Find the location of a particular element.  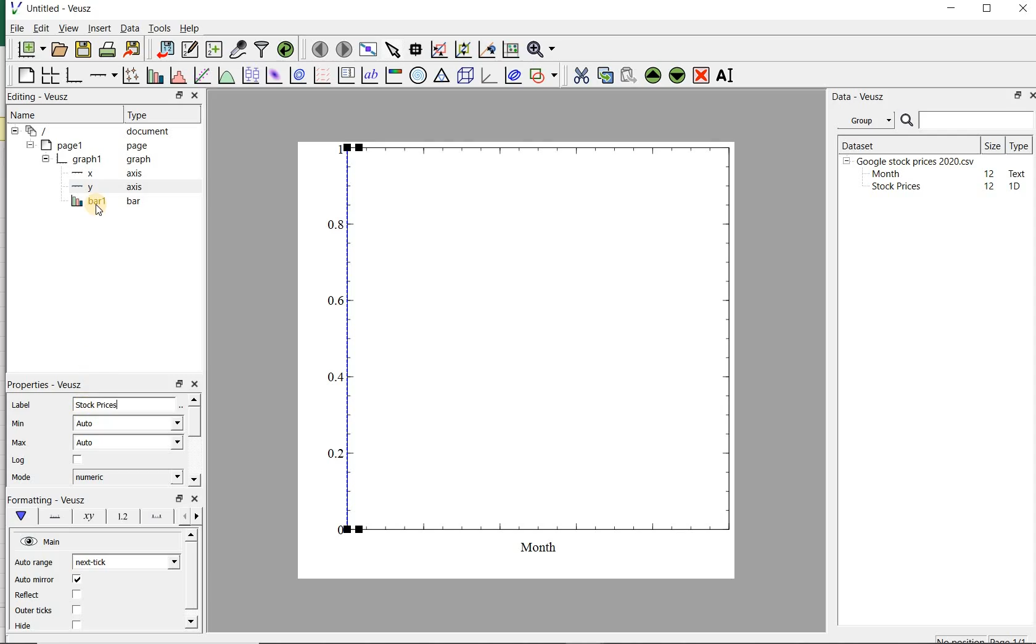

12 is located at coordinates (990, 173).